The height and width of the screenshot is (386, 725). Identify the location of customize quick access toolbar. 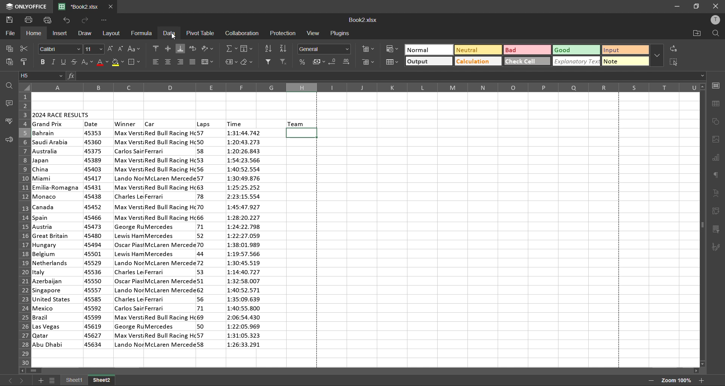
(103, 20).